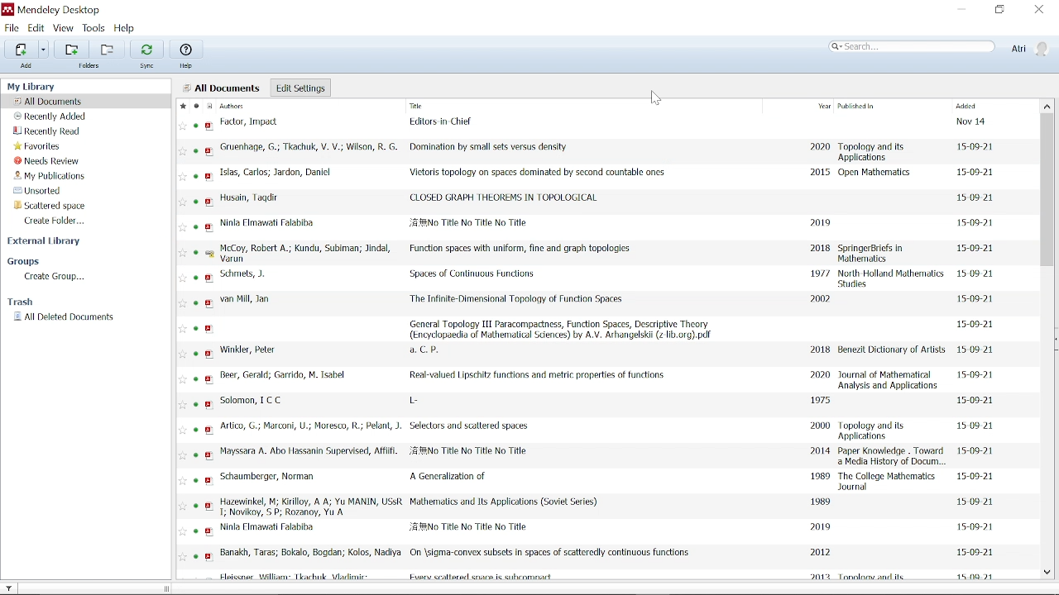  I want to click on Authors, so click(241, 107).